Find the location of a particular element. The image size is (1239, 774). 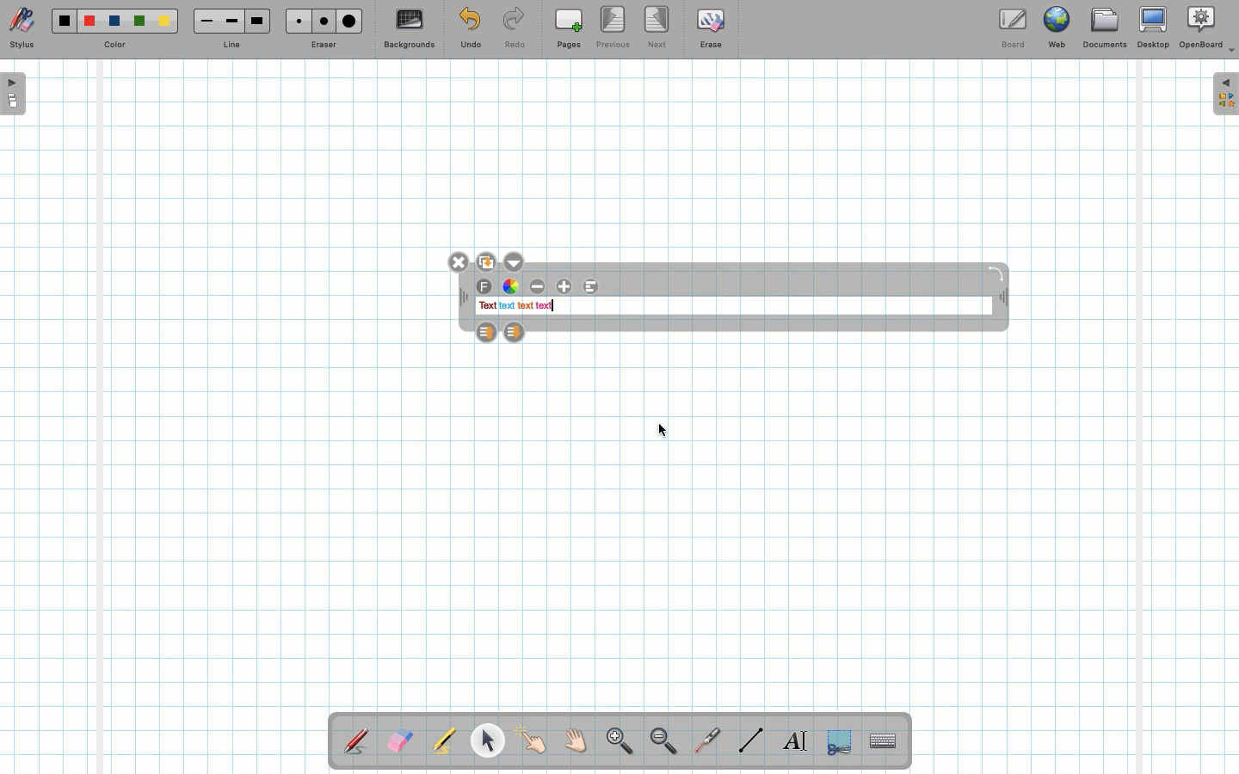

Laser pointer is located at coordinates (704, 741).